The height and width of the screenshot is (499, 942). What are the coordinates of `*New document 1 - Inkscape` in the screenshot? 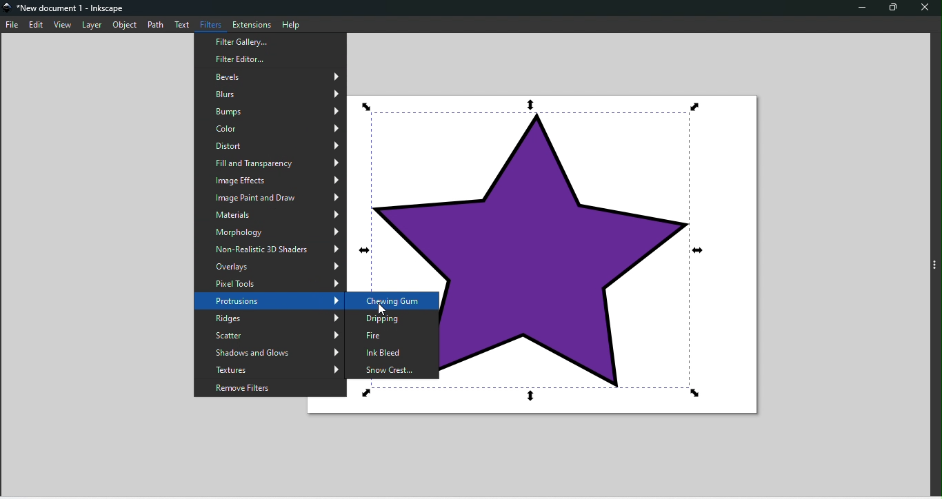 It's located at (72, 9).